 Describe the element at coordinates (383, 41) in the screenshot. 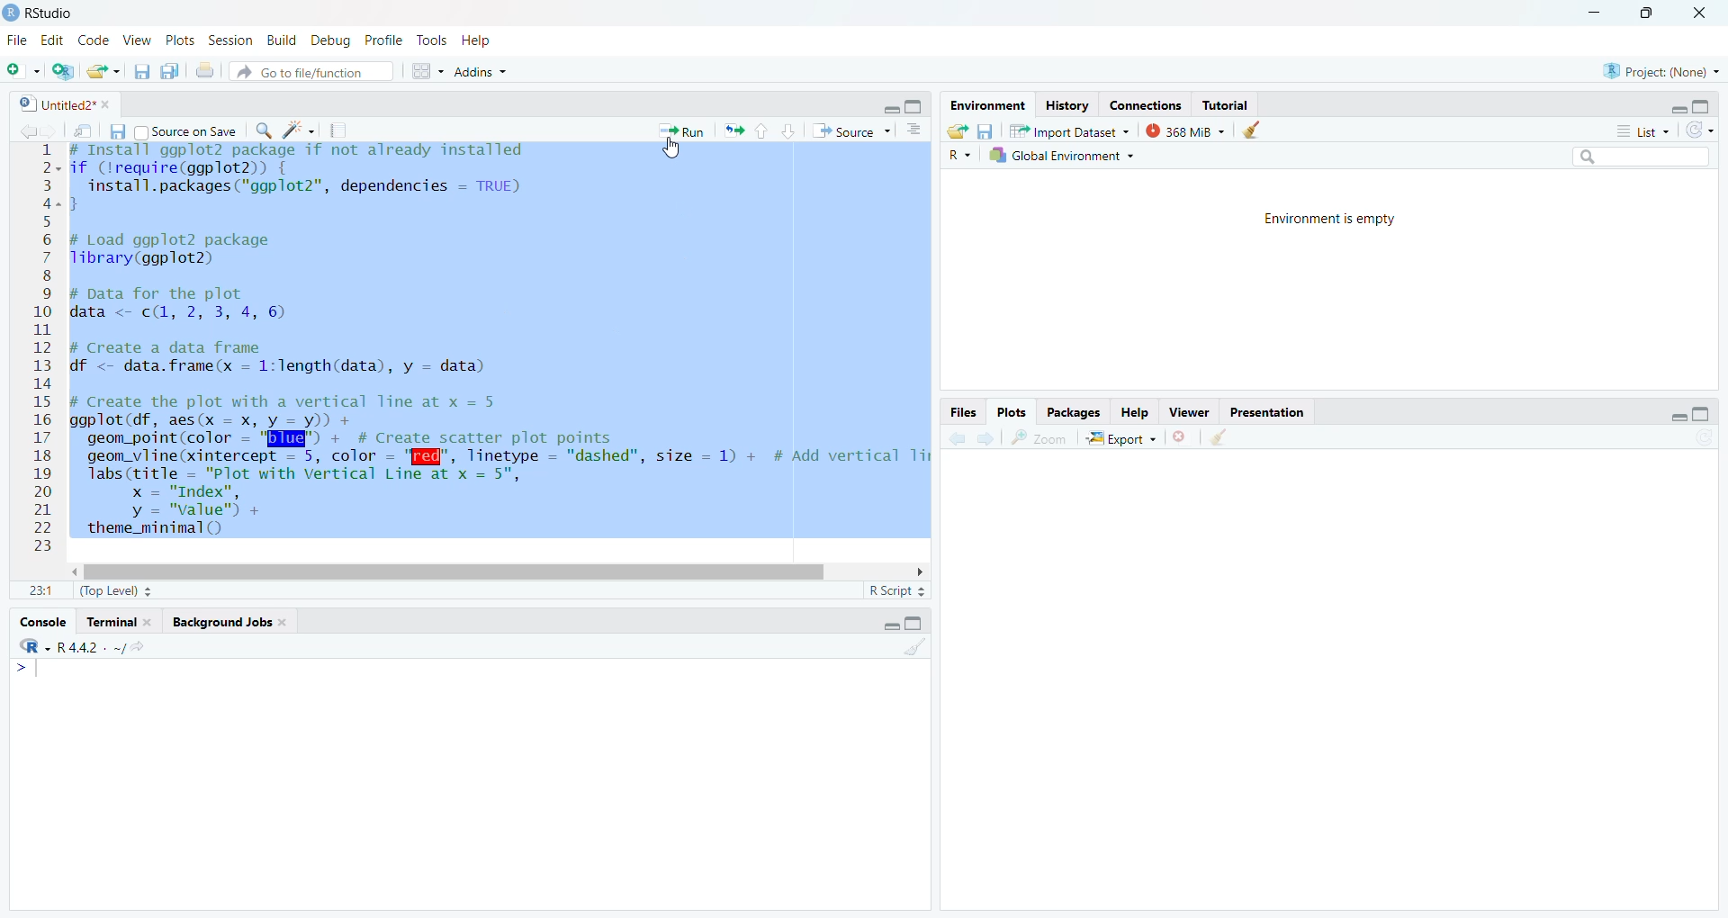

I see `1g Profile` at that location.